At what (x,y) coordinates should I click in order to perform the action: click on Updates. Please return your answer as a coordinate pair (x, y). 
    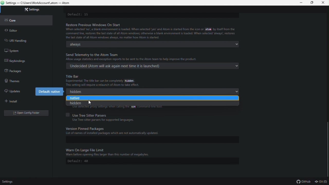
    Looking at the image, I should click on (16, 89).